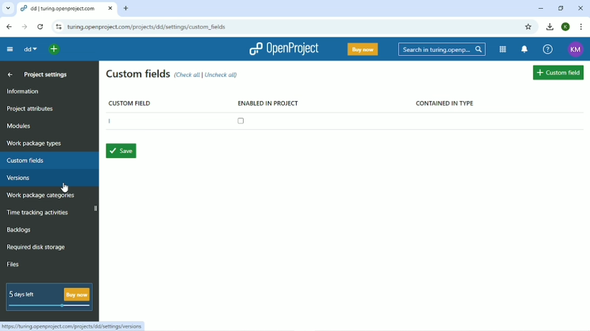 The height and width of the screenshot is (331, 590). I want to click on Required disk storage, so click(36, 247).